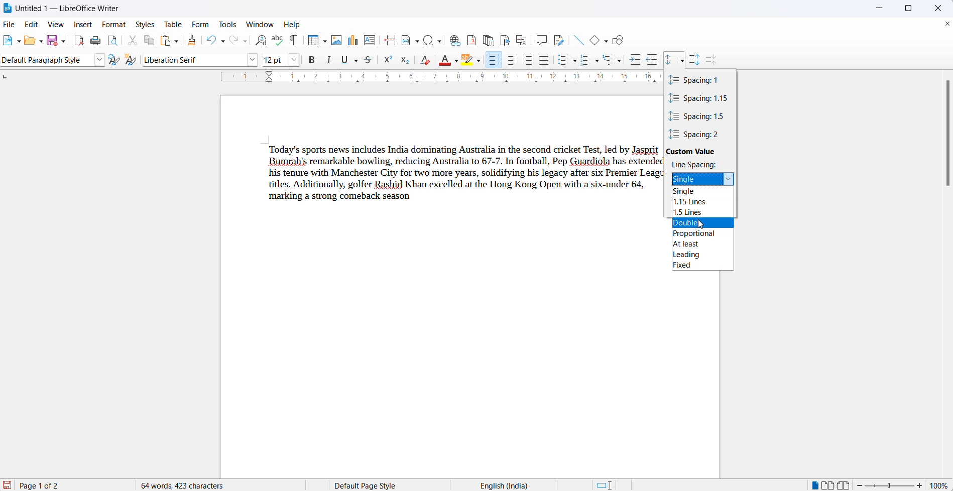  Describe the element at coordinates (813, 484) in the screenshot. I see `single page view` at that location.